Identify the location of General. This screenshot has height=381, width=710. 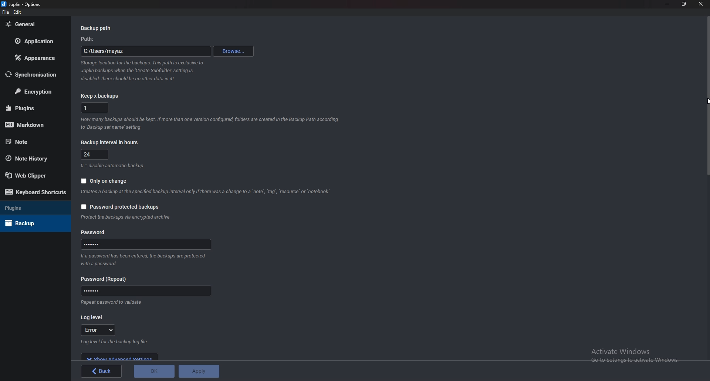
(34, 24).